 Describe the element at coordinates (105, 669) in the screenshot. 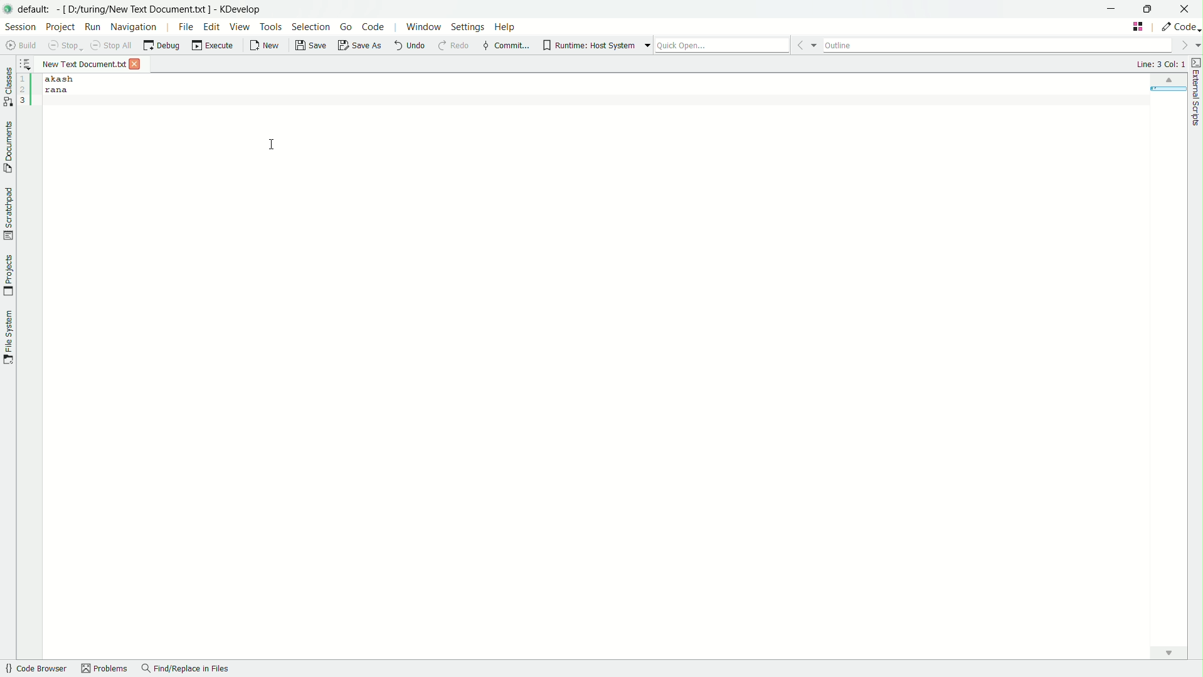

I see `problems` at that location.